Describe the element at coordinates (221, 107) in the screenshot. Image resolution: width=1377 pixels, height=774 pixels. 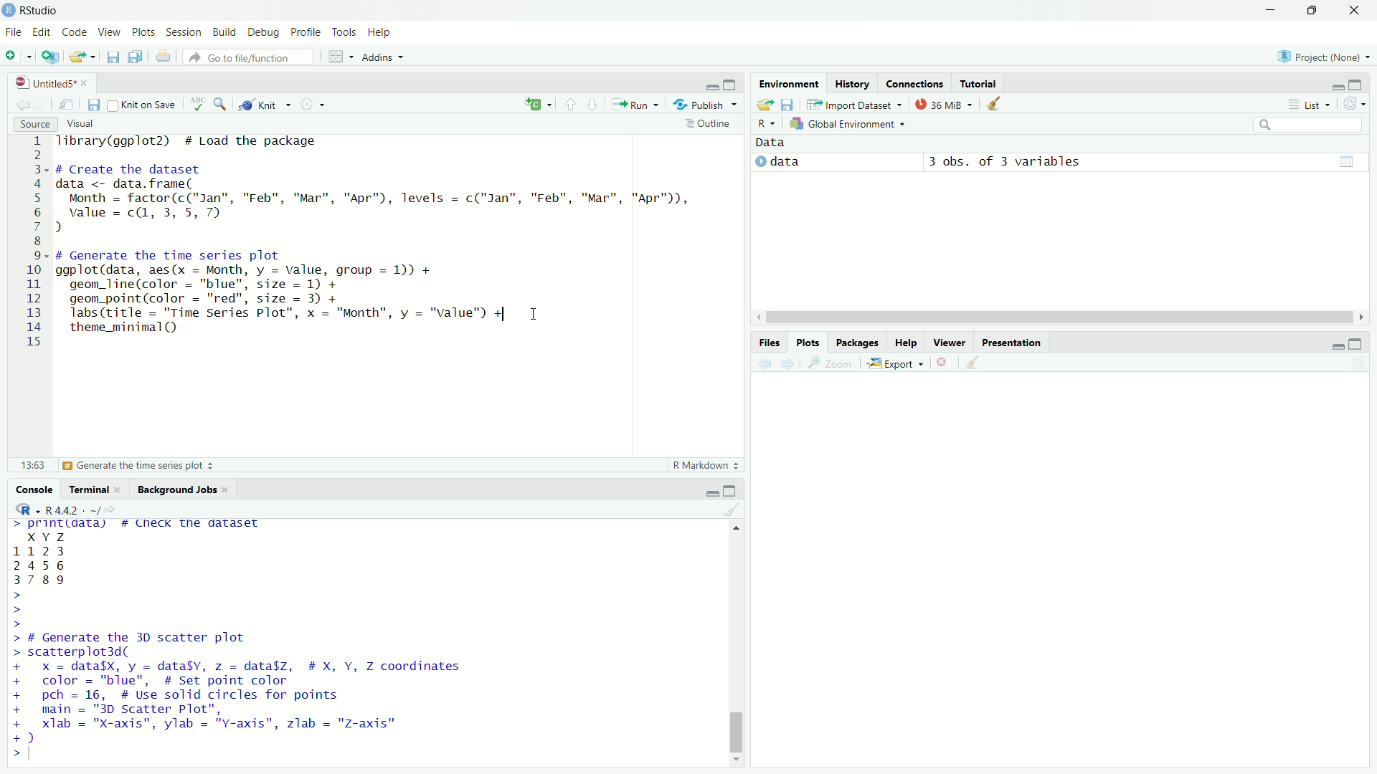
I see `find/replace` at that location.